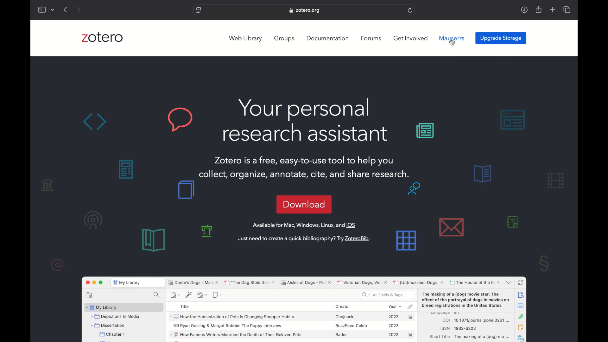 This screenshot has height=342, width=608. Describe the element at coordinates (524, 10) in the screenshot. I see `downloads` at that location.